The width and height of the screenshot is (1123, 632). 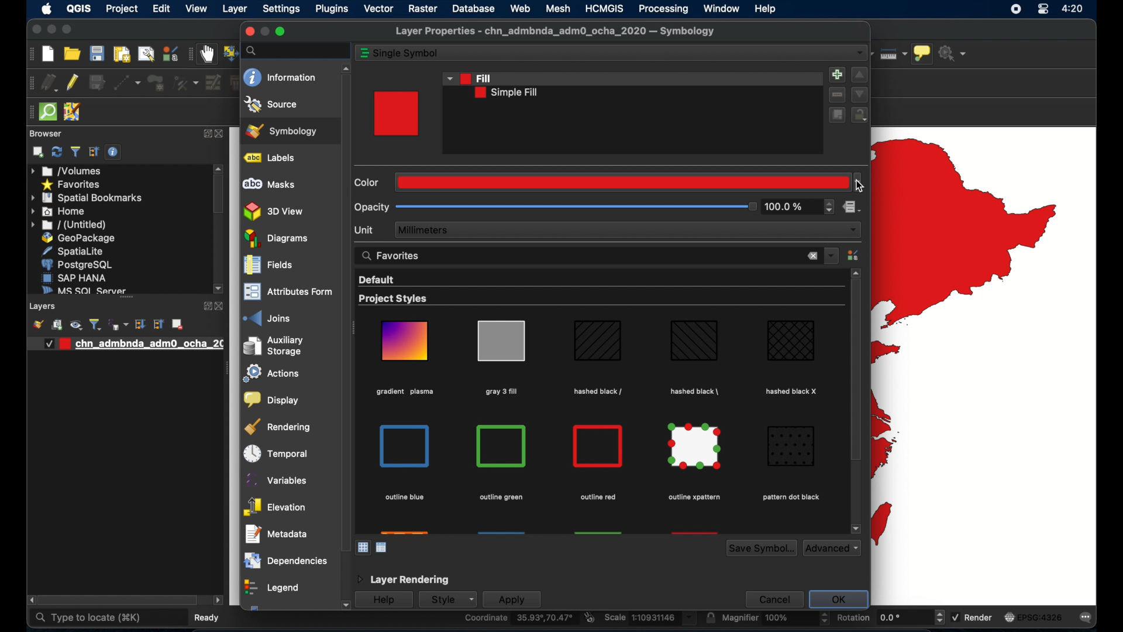 What do you see at coordinates (836, 115) in the screenshot?
I see `duplicate symbol layer's color` at bounding box center [836, 115].